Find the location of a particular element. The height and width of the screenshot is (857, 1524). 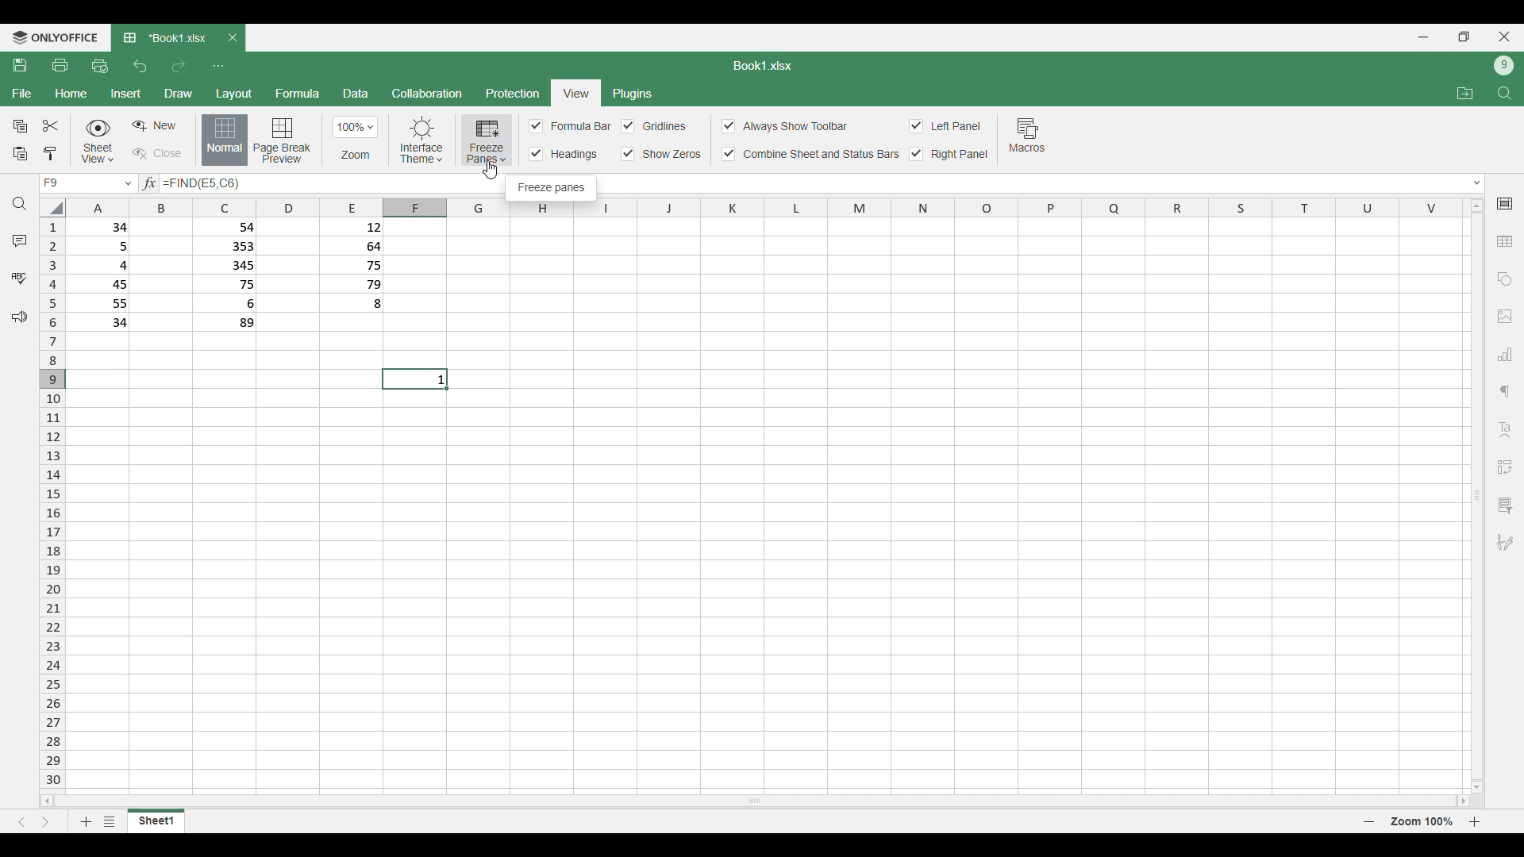

Copy formatting is located at coordinates (50, 154).